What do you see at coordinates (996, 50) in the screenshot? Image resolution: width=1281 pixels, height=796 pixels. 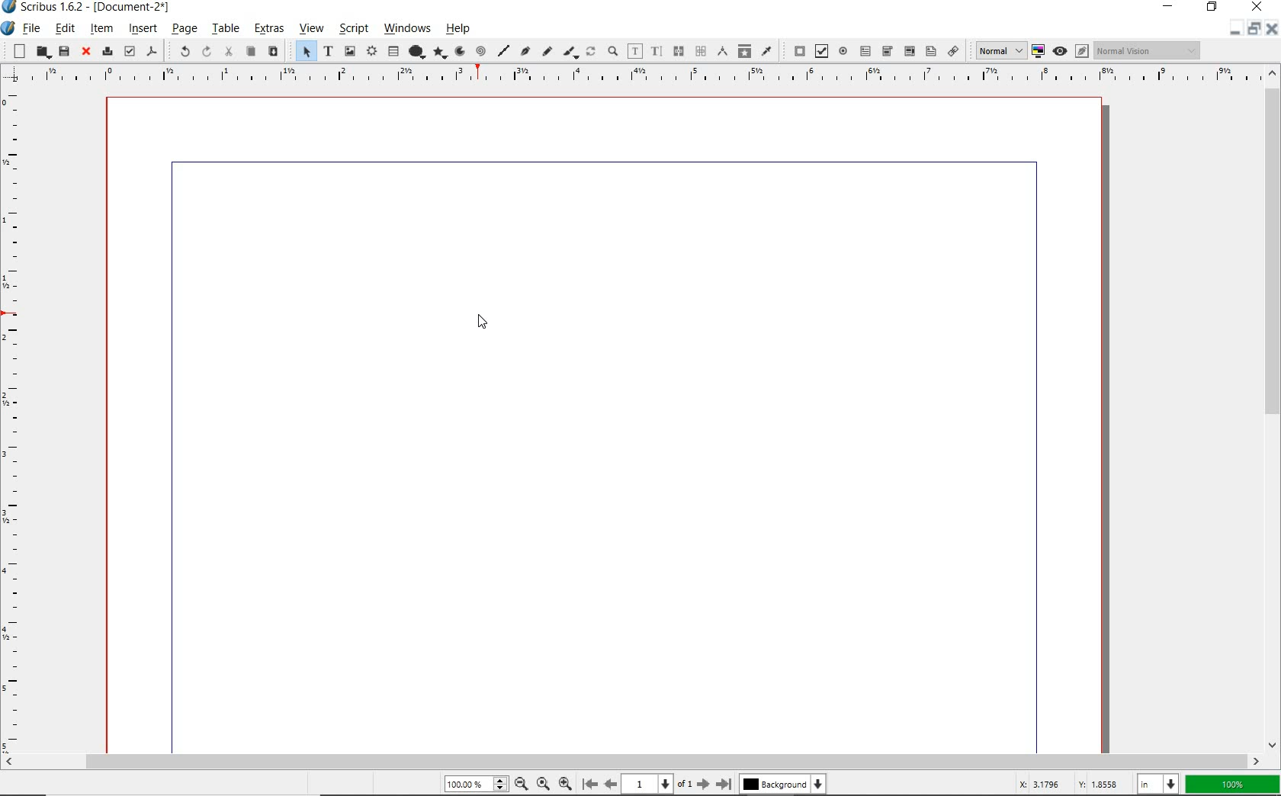 I see `select image preview quality` at bounding box center [996, 50].